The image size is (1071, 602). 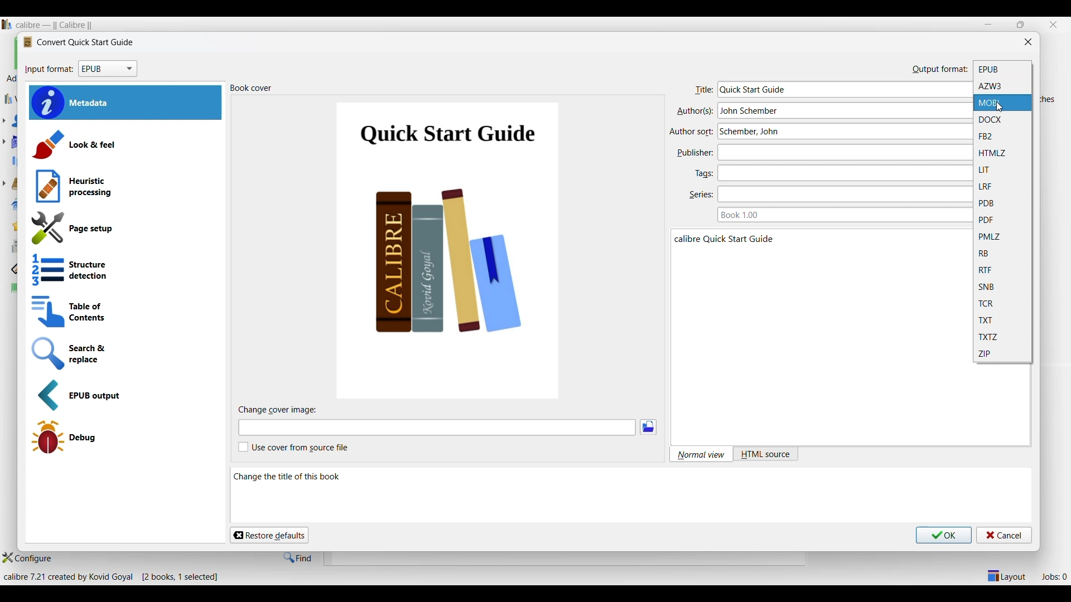 What do you see at coordinates (1002, 119) in the screenshot?
I see `DOCX` at bounding box center [1002, 119].